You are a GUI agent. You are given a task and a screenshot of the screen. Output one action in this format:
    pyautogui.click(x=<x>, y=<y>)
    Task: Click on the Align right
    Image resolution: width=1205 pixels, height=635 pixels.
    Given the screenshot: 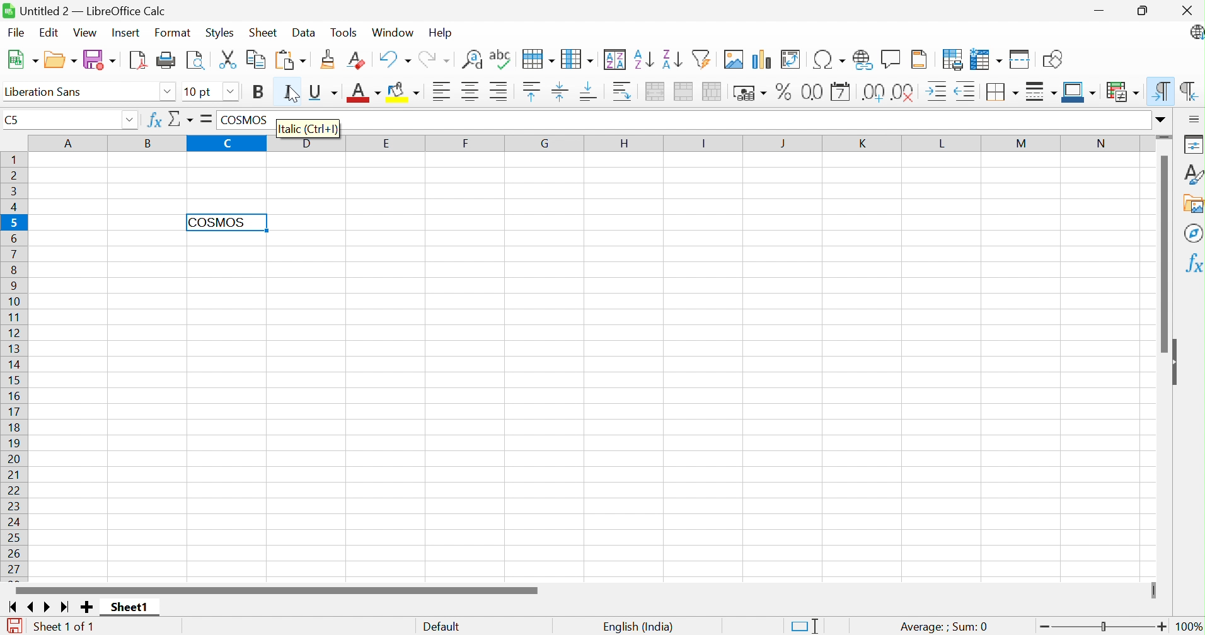 What is the action you would take?
    pyautogui.click(x=443, y=91)
    